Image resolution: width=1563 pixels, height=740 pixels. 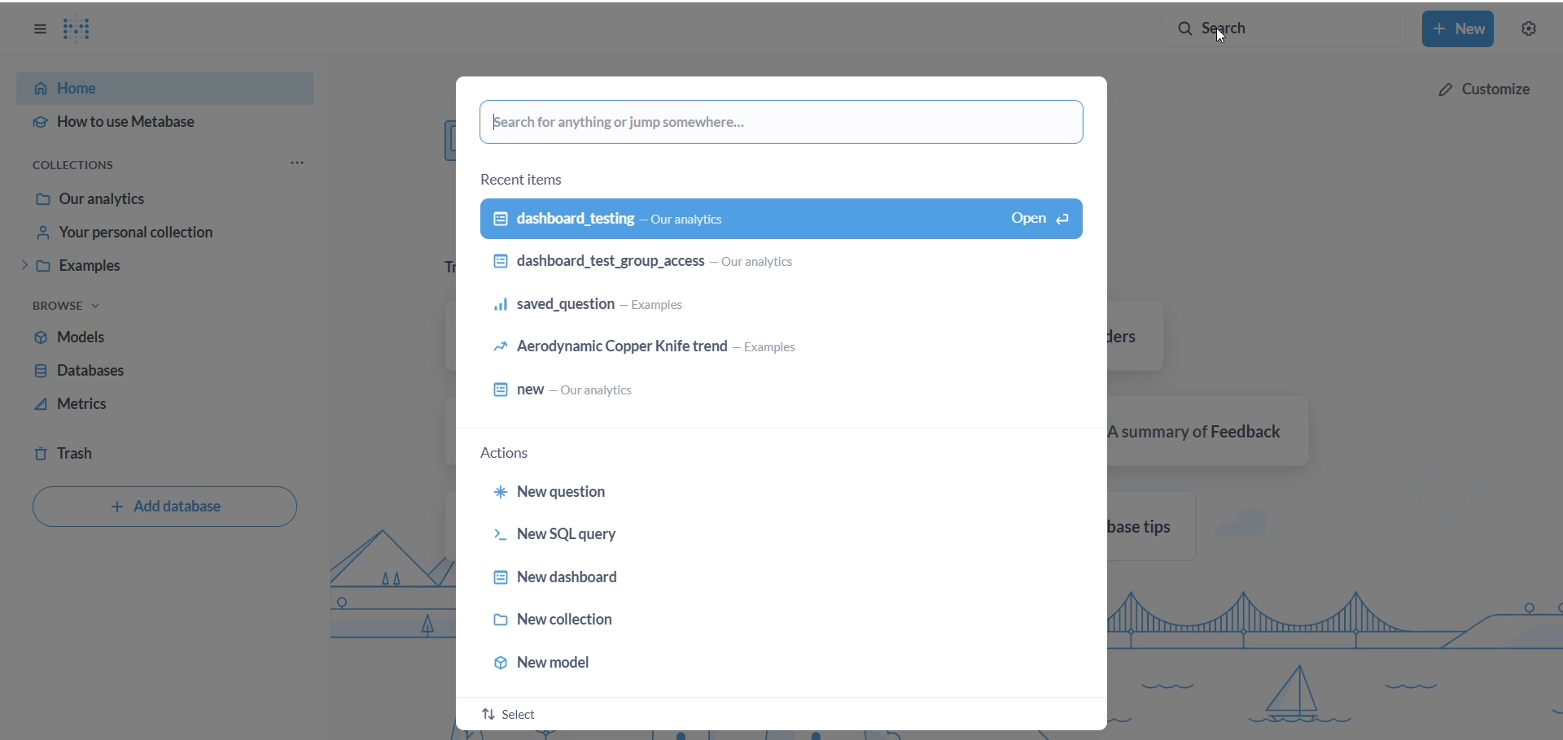 I want to click on examples, so click(x=162, y=267).